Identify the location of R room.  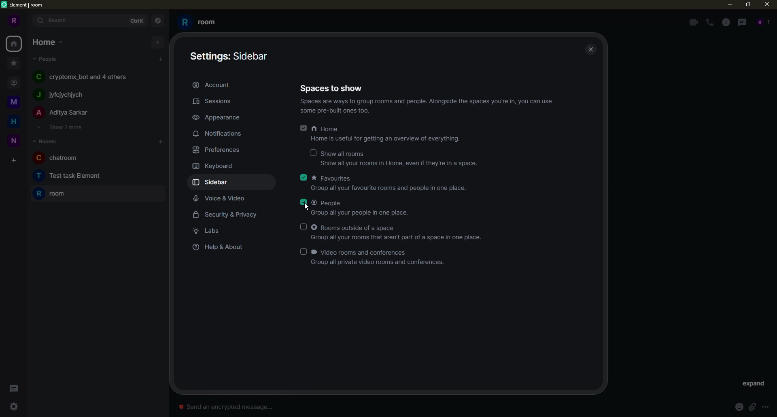
(52, 195).